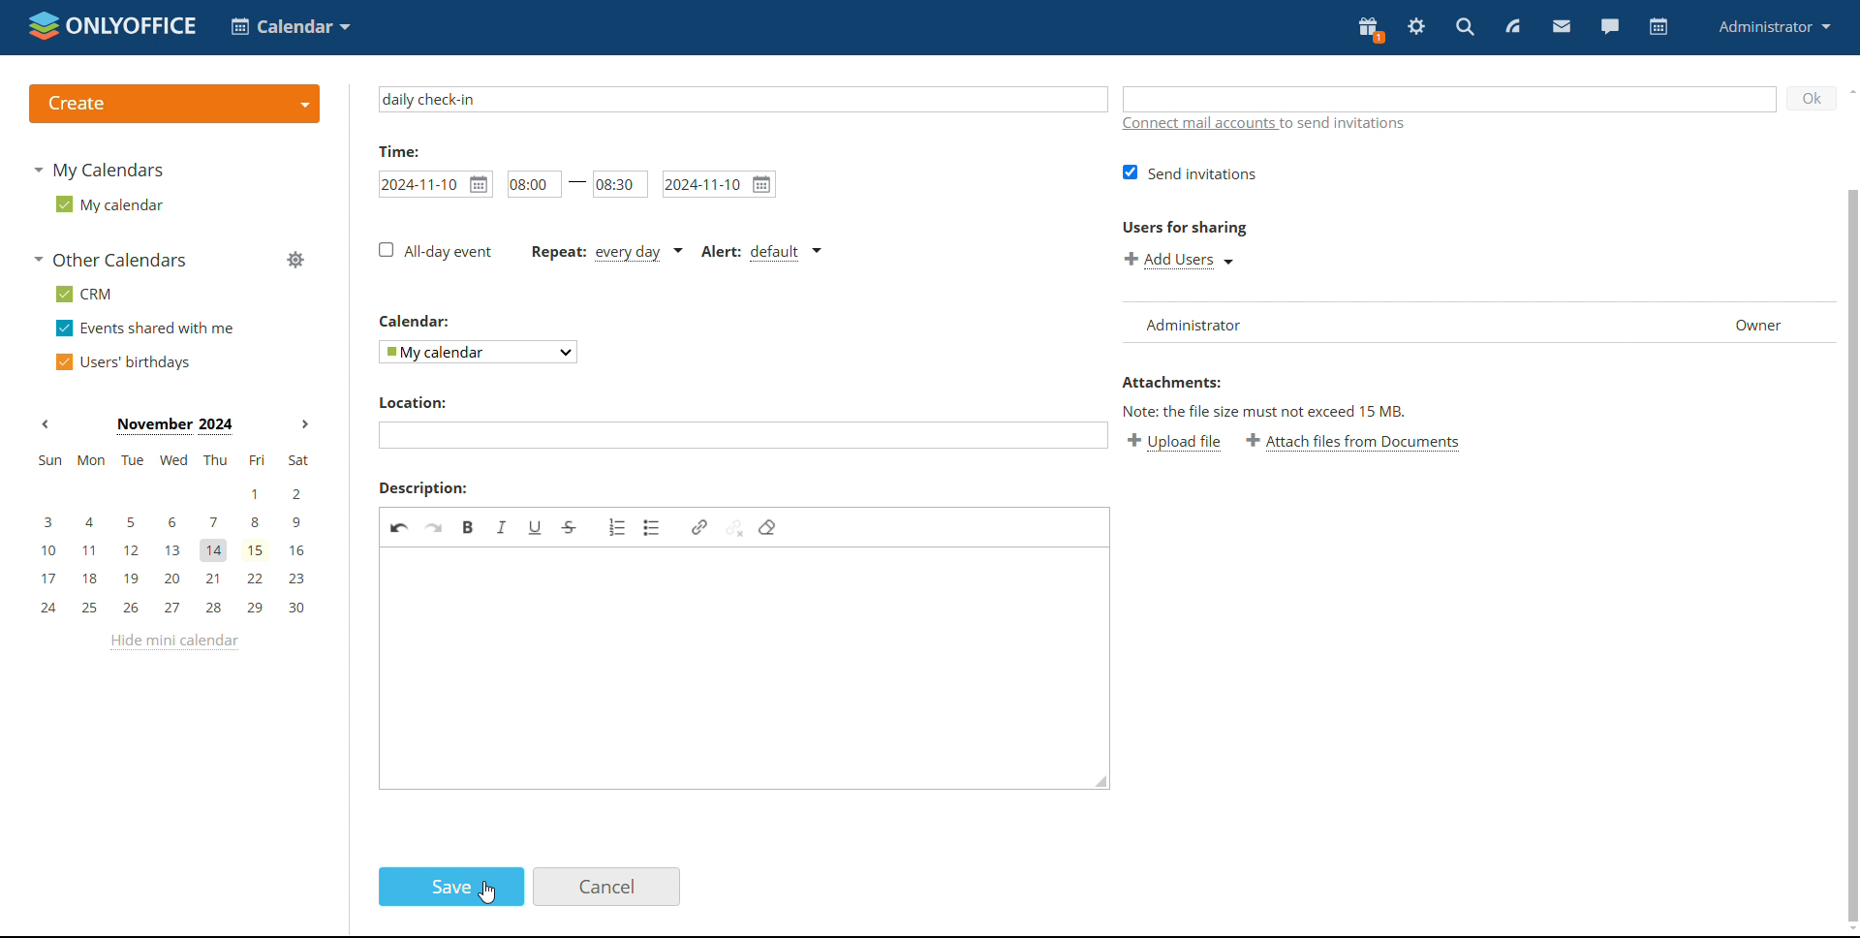  Describe the element at coordinates (112, 25) in the screenshot. I see `logo` at that location.